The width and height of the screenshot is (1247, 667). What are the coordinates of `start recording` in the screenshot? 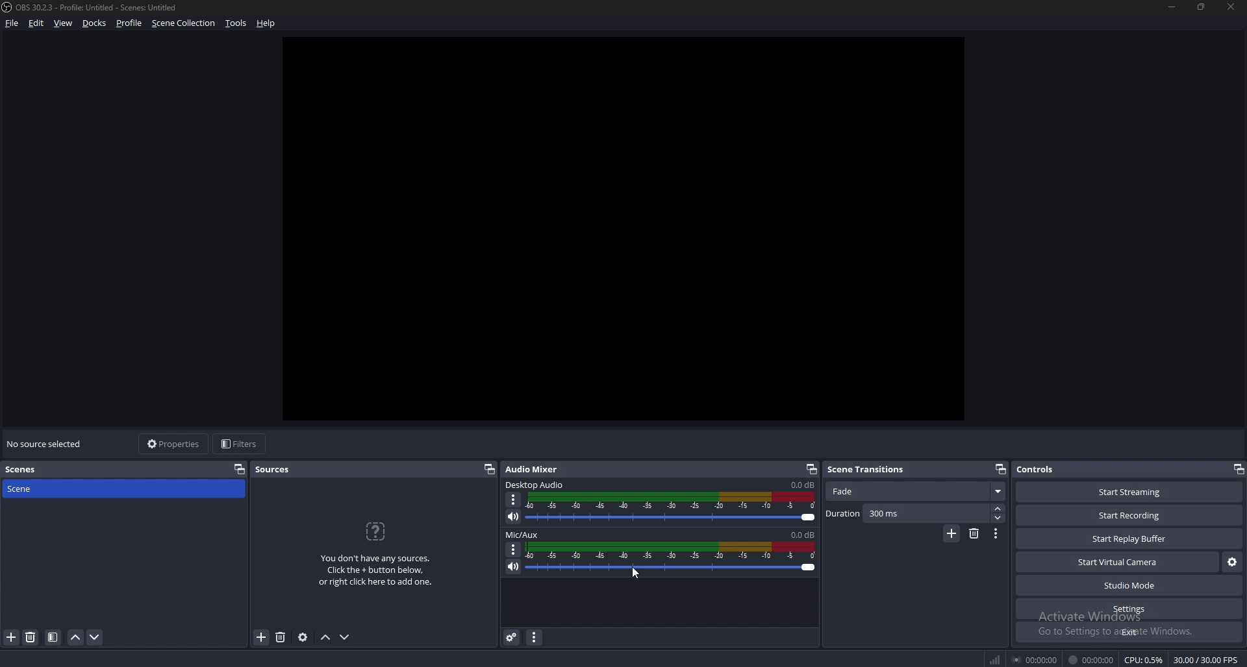 It's located at (1130, 515).